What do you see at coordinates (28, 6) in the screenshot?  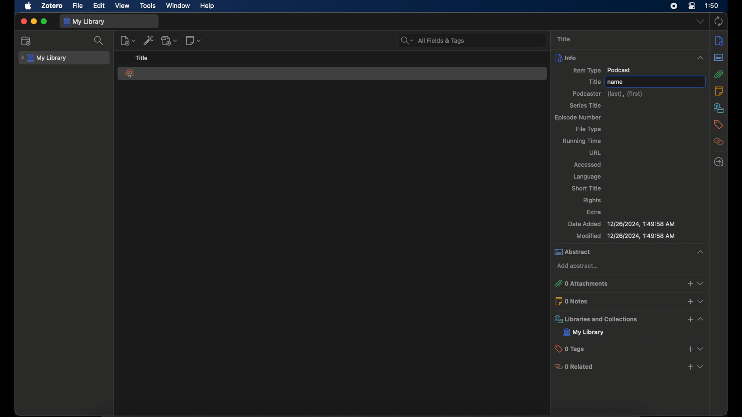 I see `apple` at bounding box center [28, 6].